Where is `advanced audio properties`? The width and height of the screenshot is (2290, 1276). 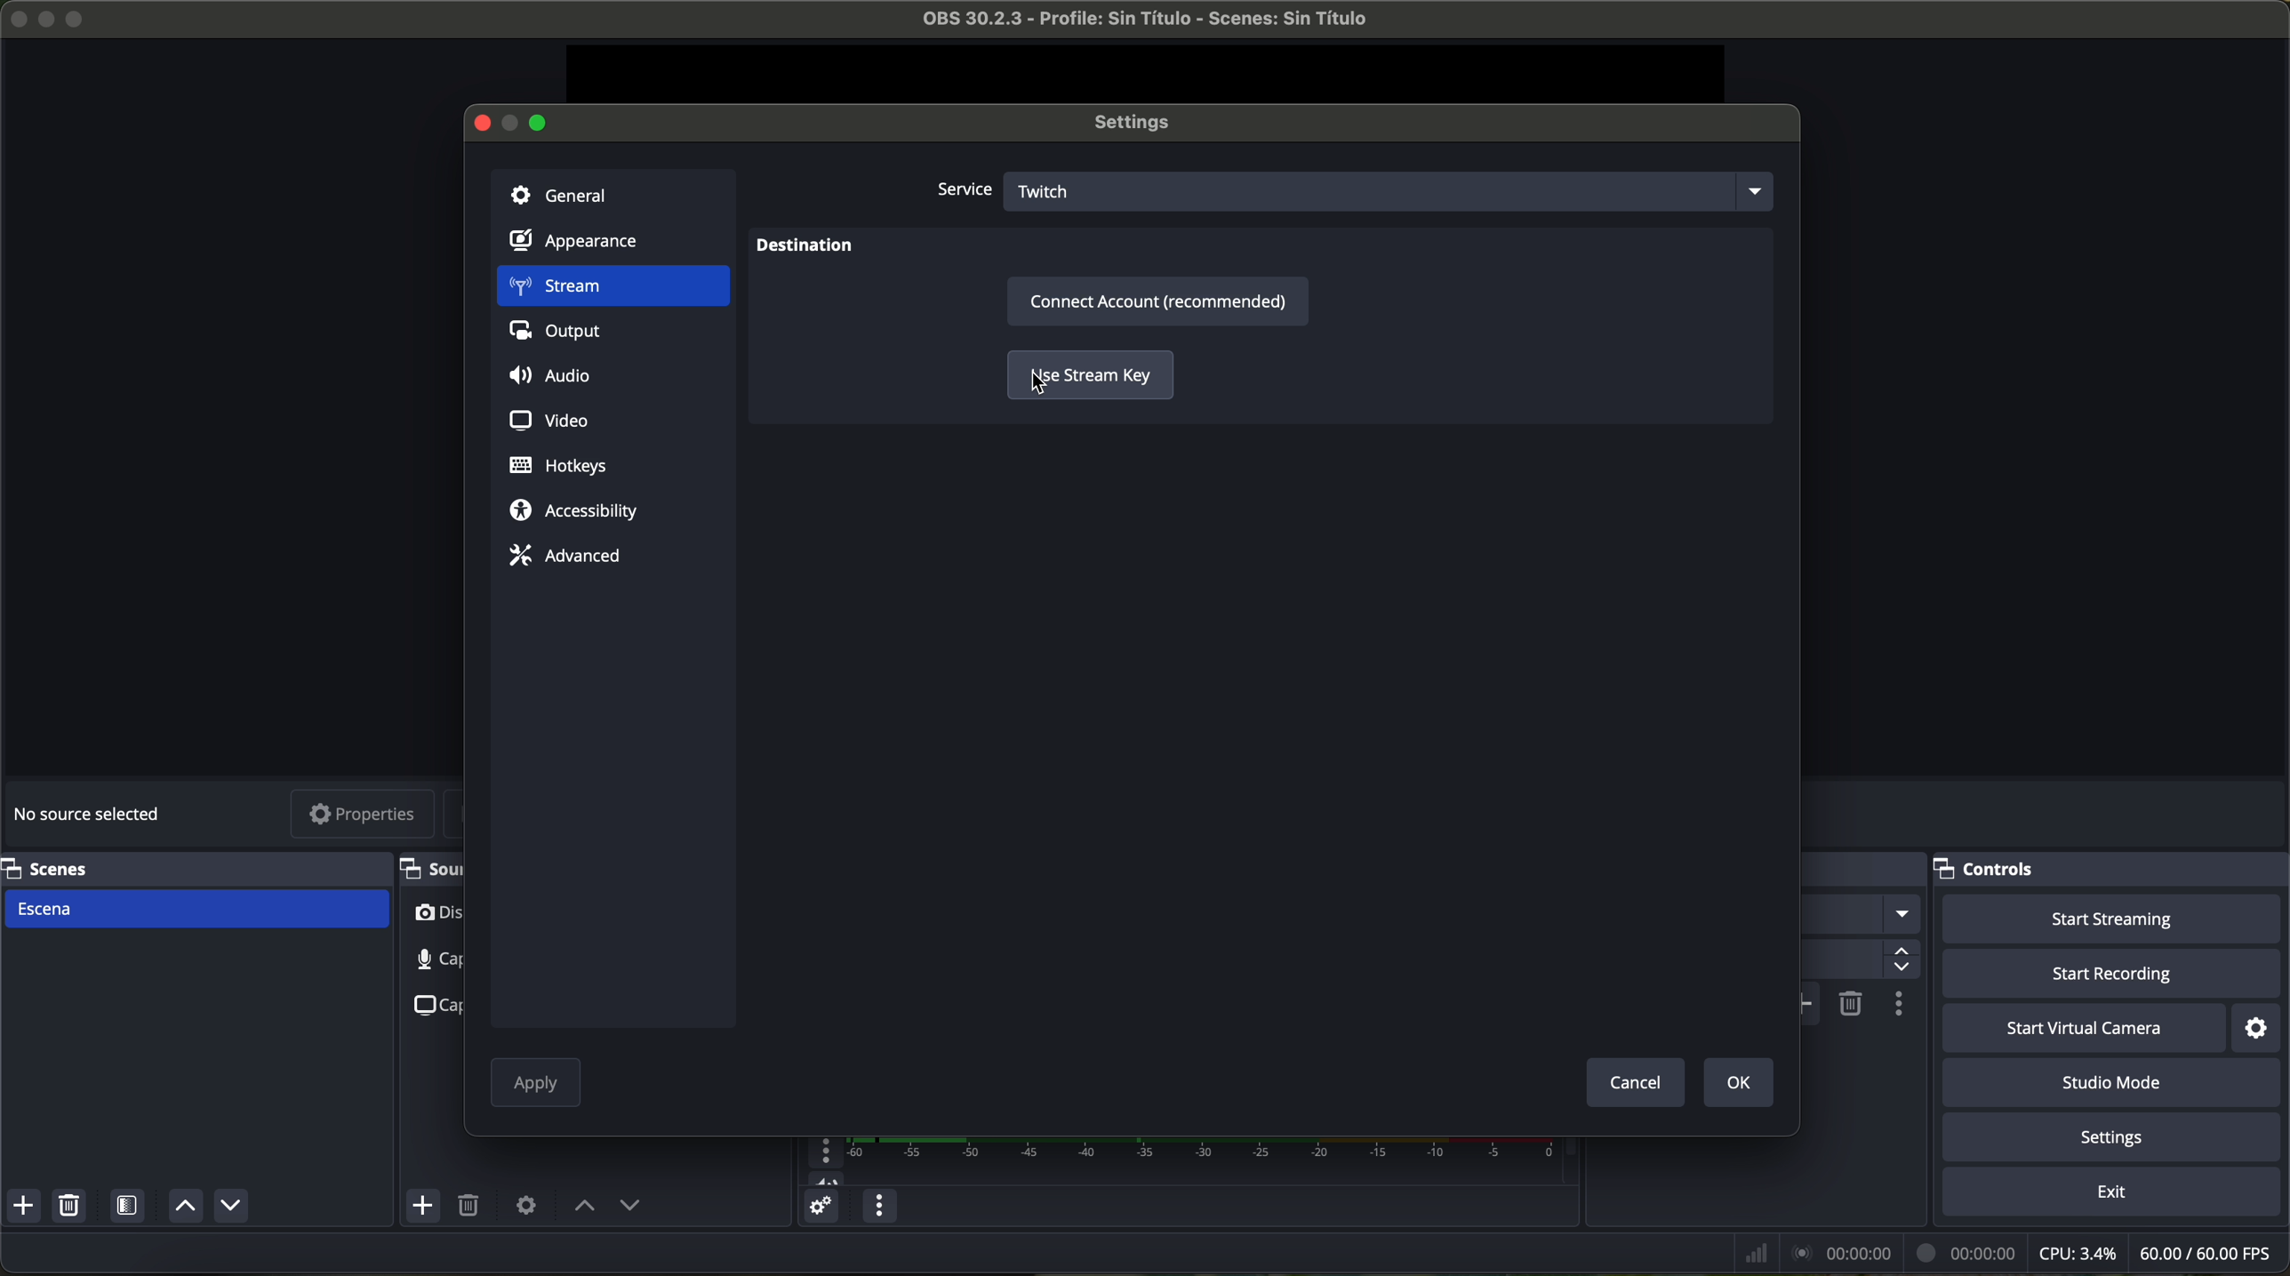
advanced audio properties is located at coordinates (821, 1209).